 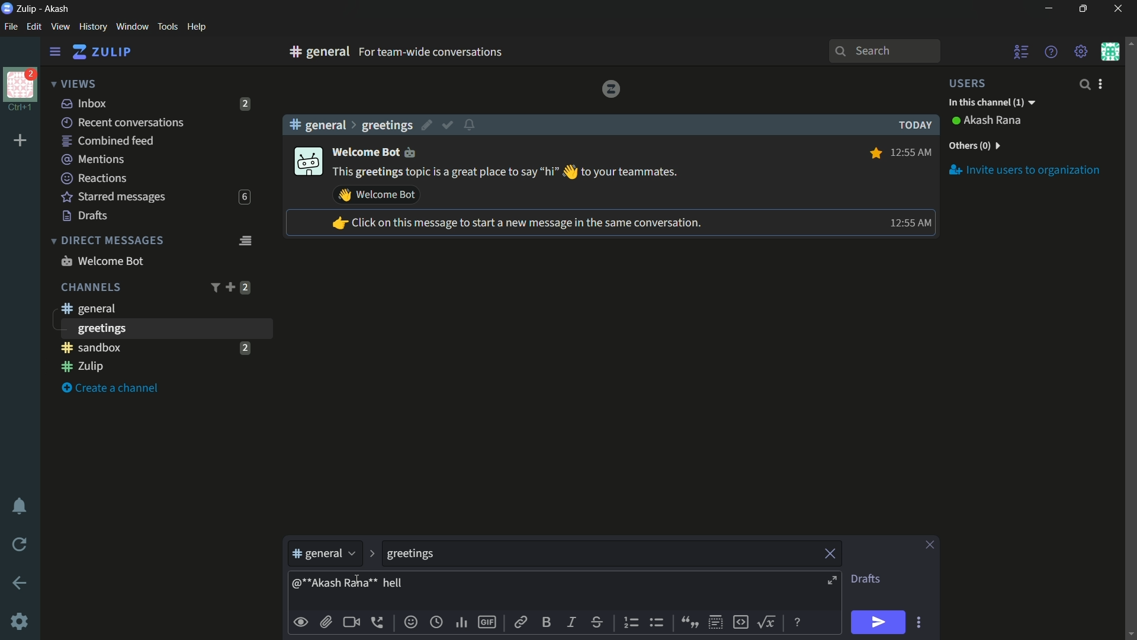 I want to click on Settings, so click(x=20, y=622).